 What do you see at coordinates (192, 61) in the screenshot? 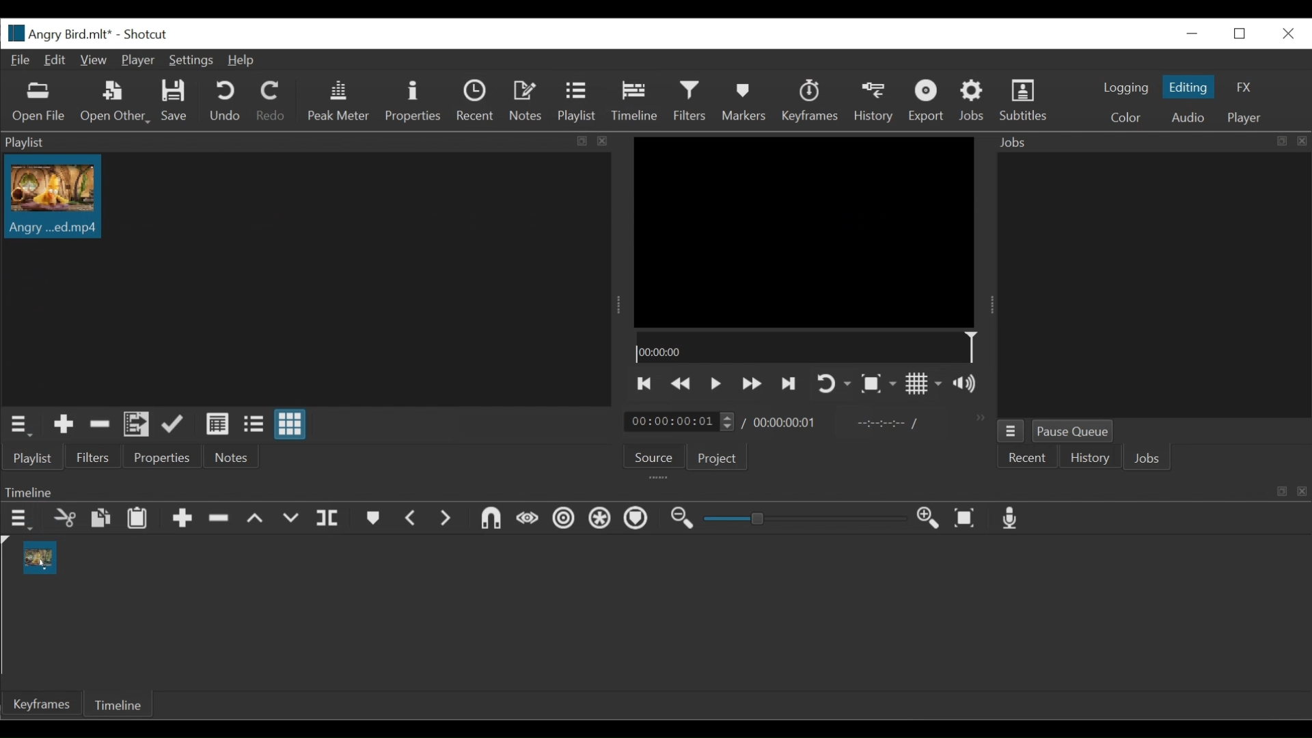
I see `Settings` at bounding box center [192, 61].